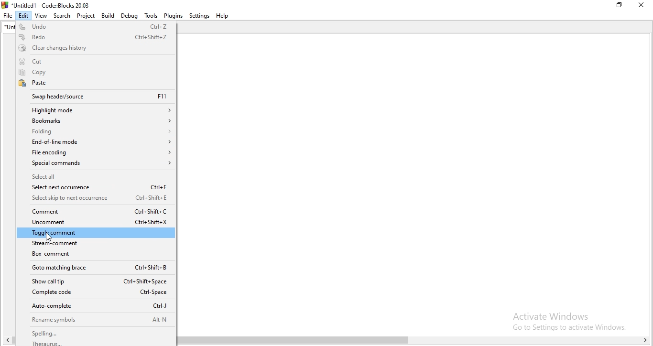 This screenshot has height=346, width=653. I want to click on debug, so click(129, 16).